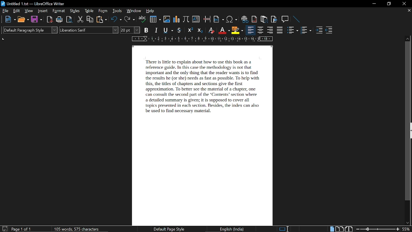 The width and height of the screenshot is (412, 232). What do you see at coordinates (293, 30) in the screenshot?
I see `toggle ordered list` at bounding box center [293, 30].